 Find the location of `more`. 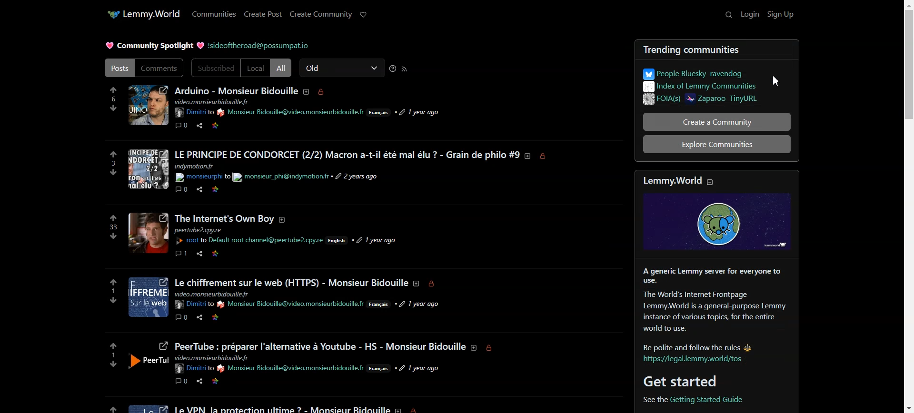

more is located at coordinates (269, 383).